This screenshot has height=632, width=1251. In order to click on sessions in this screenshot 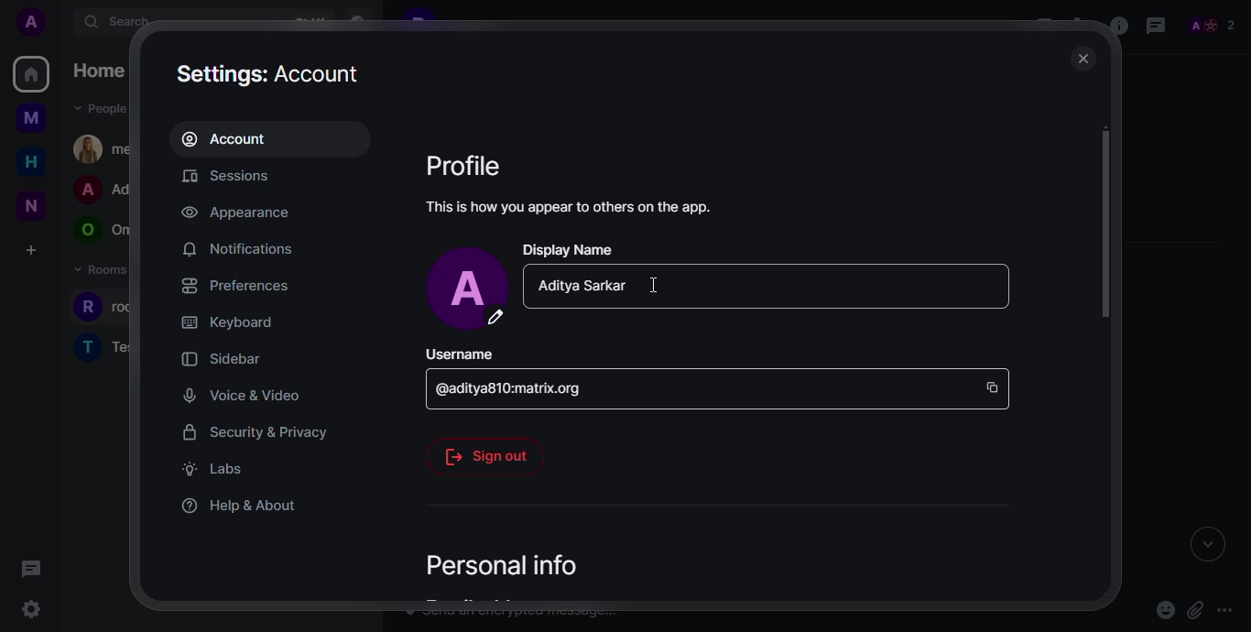, I will do `click(236, 178)`.